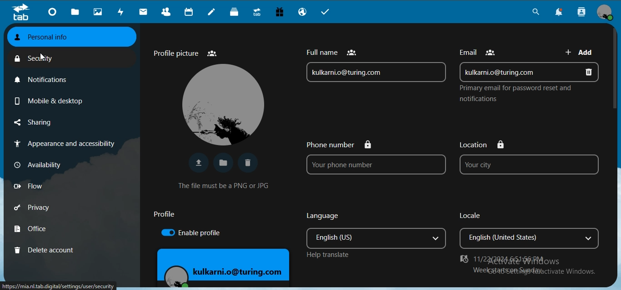 Image resolution: width=621 pixels, height=290 pixels. Describe the element at coordinates (376, 165) in the screenshot. I see `your phone number` at that location.